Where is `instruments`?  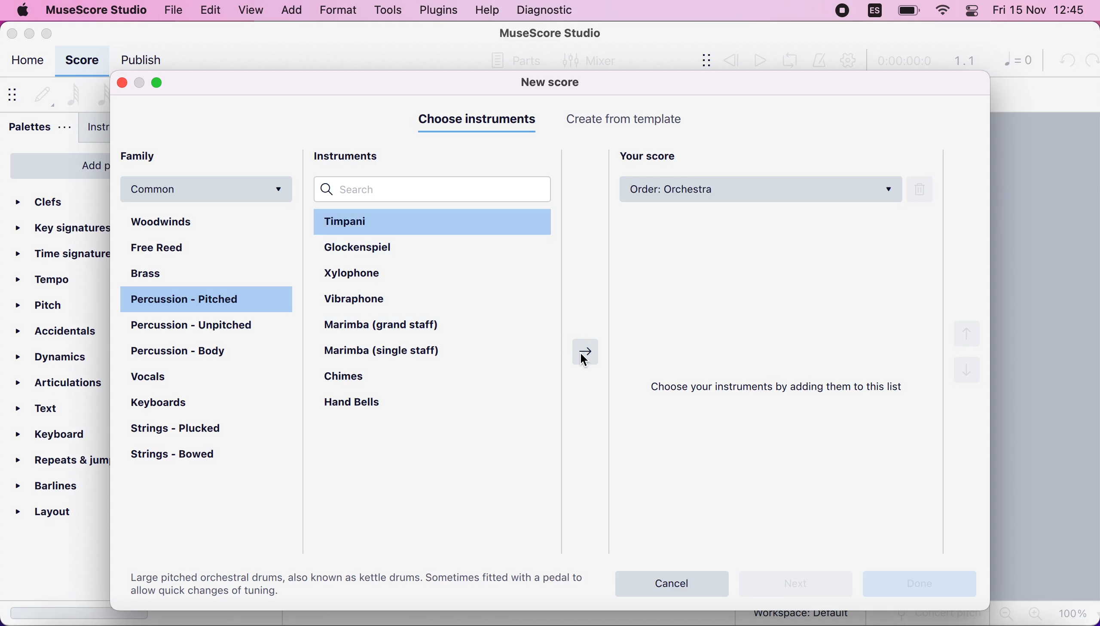
instruments is located at coordinates (113, 129).